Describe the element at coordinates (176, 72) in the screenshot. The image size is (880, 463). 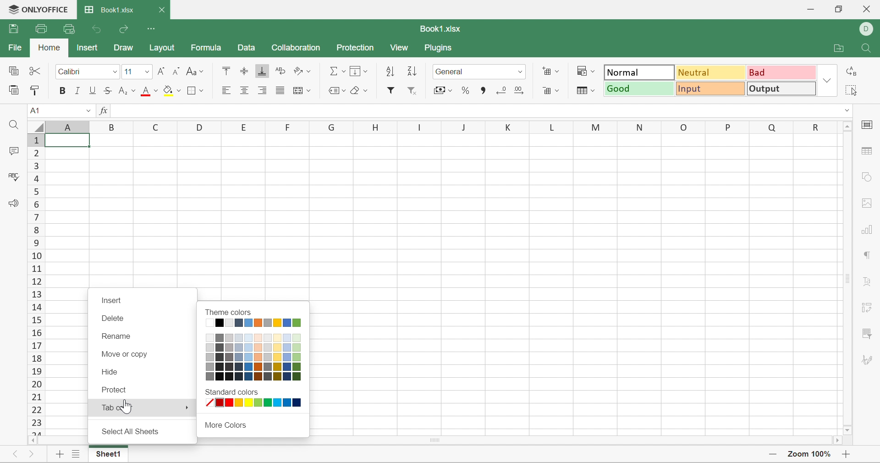
I see `Decrease font size` at that location.